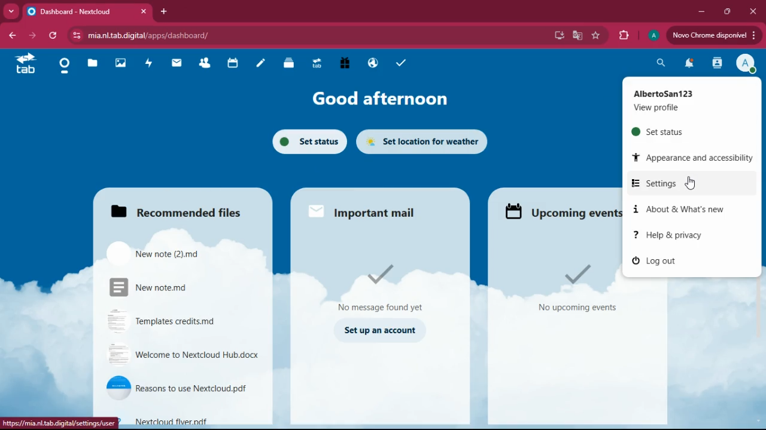  What do you see at coordinates (260, 66) in the screenshot?
I see `notes` at bounding box center [260, 66].